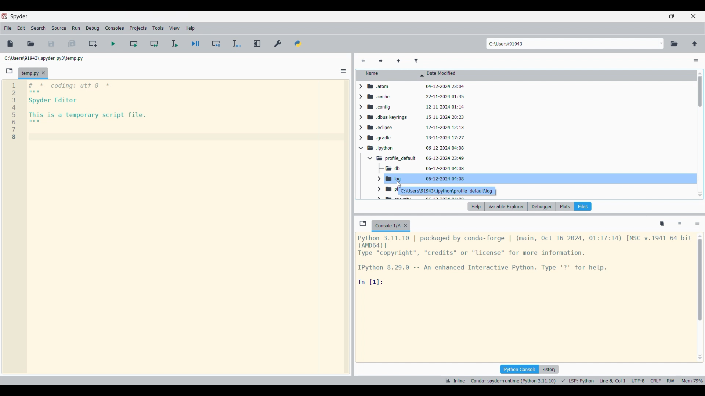  Describe the element at coordinates (650, 16) in the screenshot. I see `Minimize` at that location.